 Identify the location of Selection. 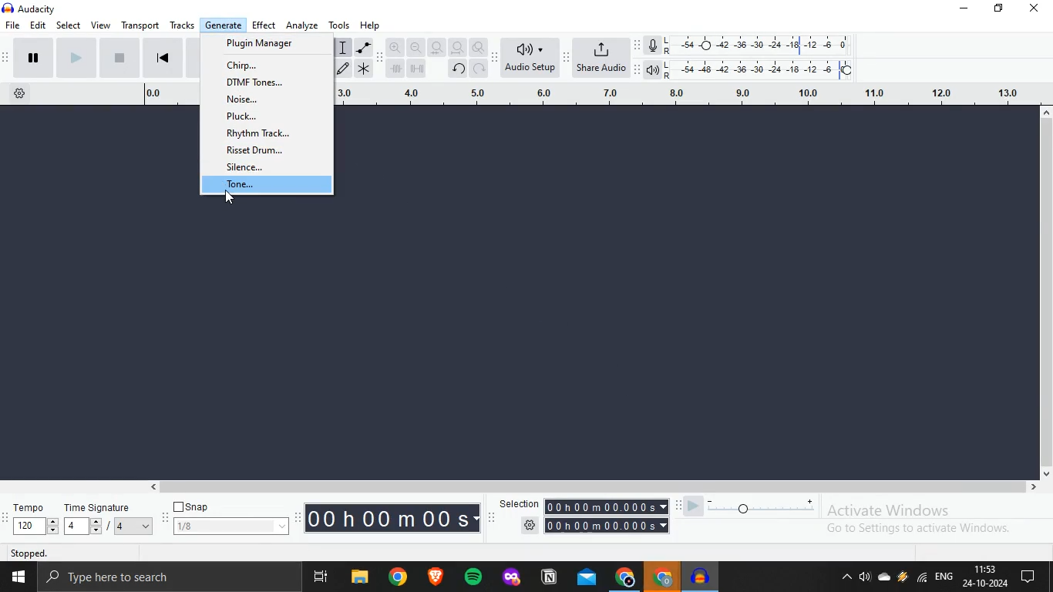
(582, 507).